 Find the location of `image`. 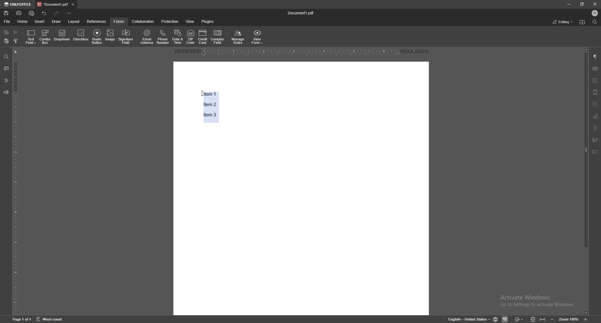

image is located at coordinates (110, 36).